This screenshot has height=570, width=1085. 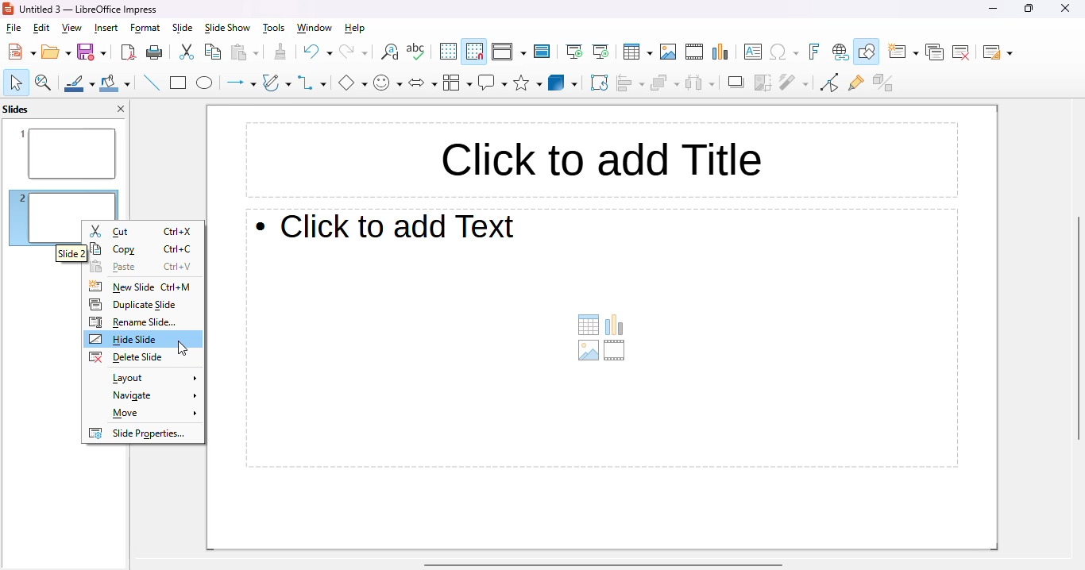 I want to click on logo, so click(x=8, y=9).